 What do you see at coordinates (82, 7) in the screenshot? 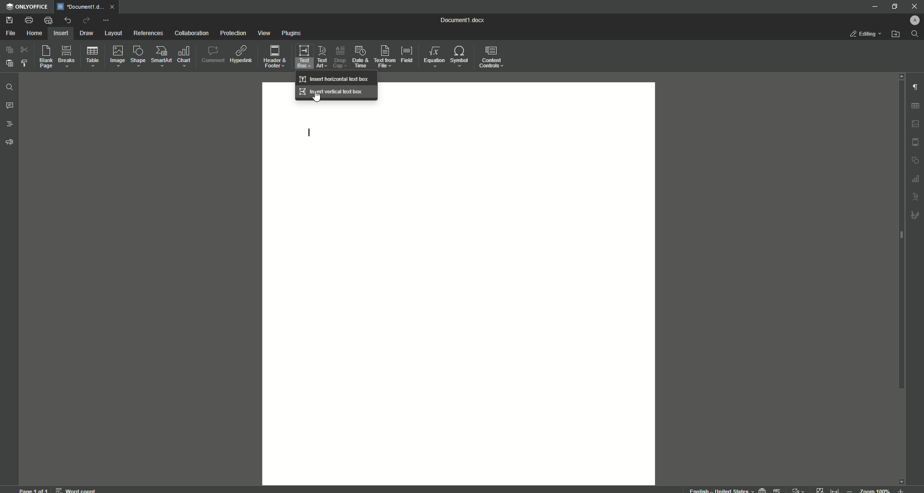
I see `Tab 1` at bounding box center [82, 7].